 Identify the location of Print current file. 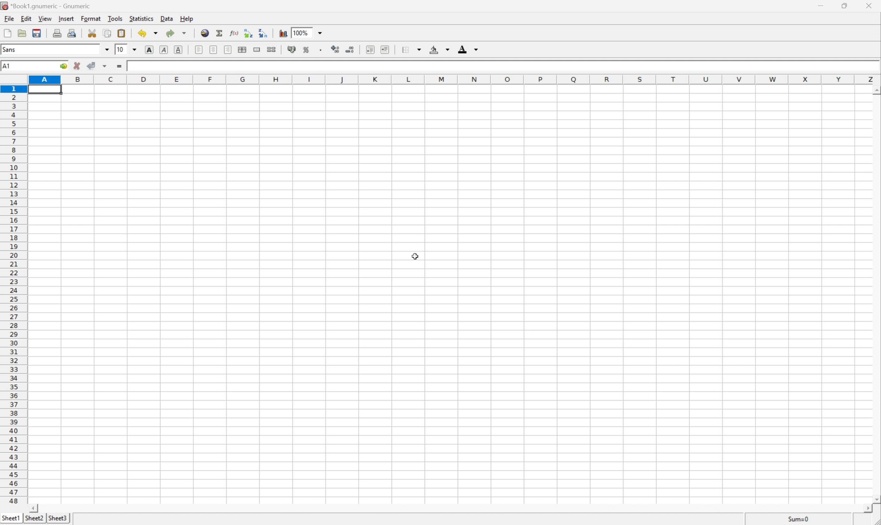
(57, 33).